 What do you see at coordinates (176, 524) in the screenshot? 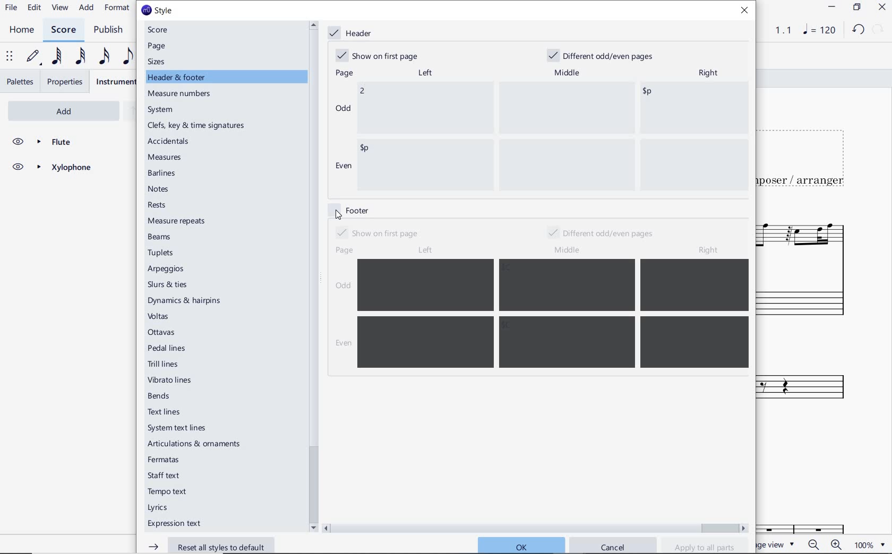
I see `expression text` at bounding box center [176, 524].